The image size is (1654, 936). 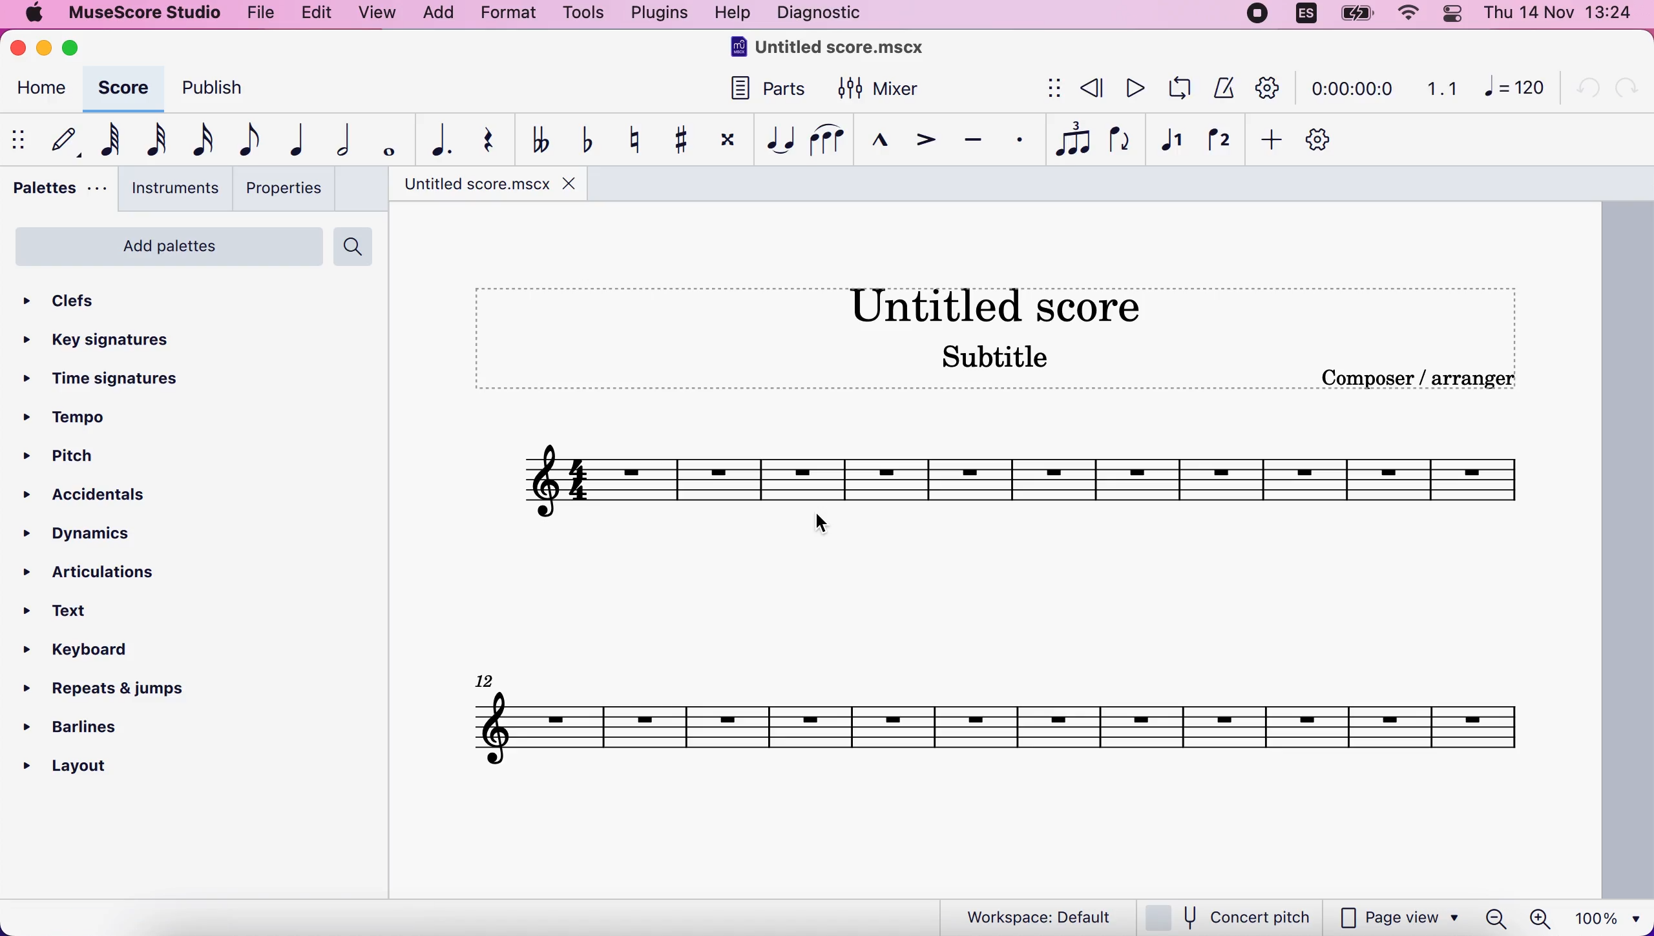 What do you see at coordinates (1224, 90) in the screenshot?
I see `metronome` at bounding box center [1224, 90].